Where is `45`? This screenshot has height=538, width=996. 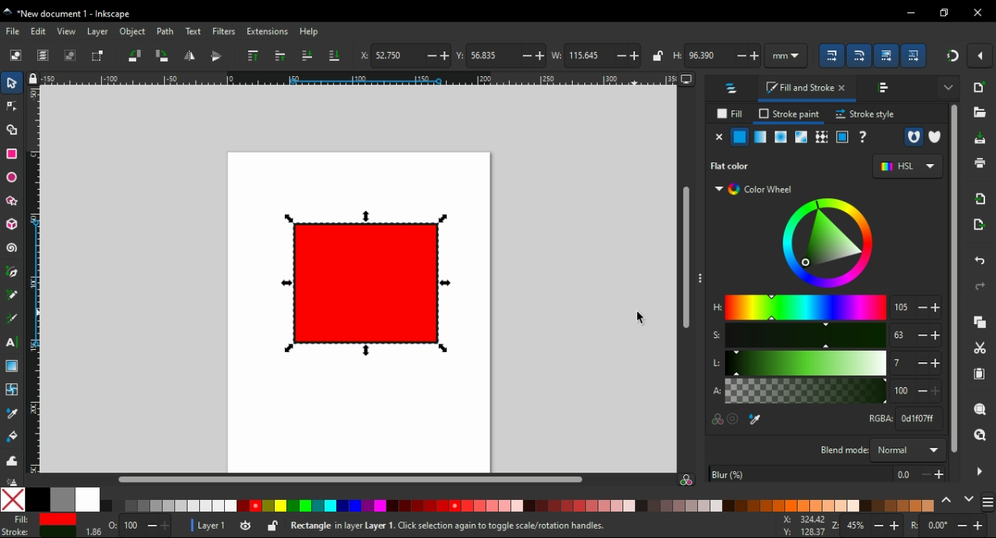 45 is located at coordinates (857, 526).